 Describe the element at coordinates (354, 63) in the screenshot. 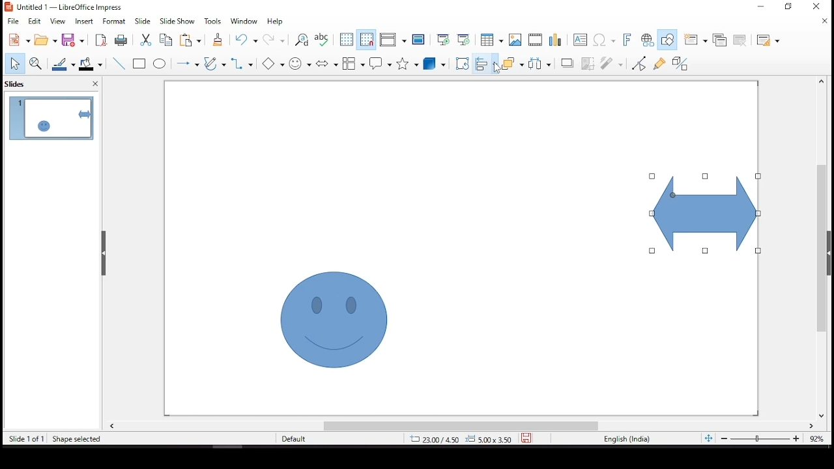

I see `flowchart` at that location.